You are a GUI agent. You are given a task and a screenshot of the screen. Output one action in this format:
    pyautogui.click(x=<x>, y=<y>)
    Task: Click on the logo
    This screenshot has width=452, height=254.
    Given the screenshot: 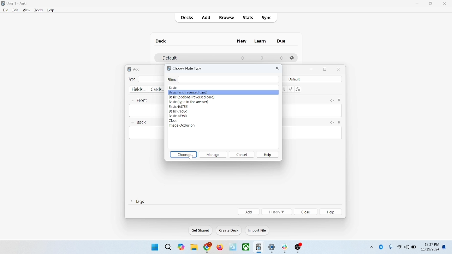 What is the action you would take?
    pyautogui.click(x=168, y=68)
    